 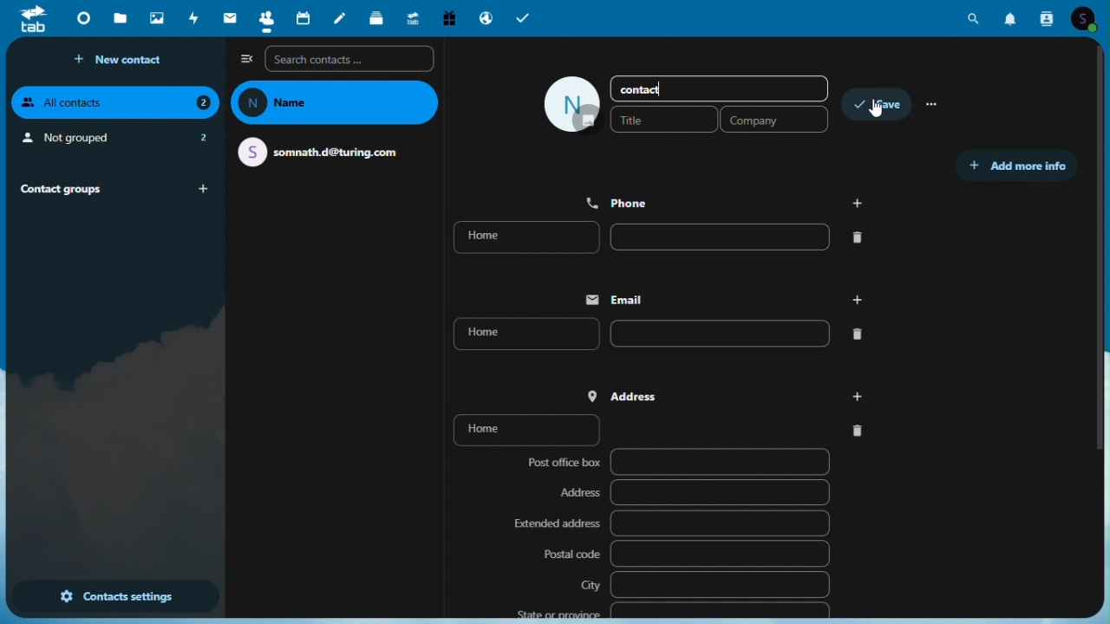 What do you see at coordinates (774, 119) in the screenshot?
I see `Company` at bounding box center [774, 119].